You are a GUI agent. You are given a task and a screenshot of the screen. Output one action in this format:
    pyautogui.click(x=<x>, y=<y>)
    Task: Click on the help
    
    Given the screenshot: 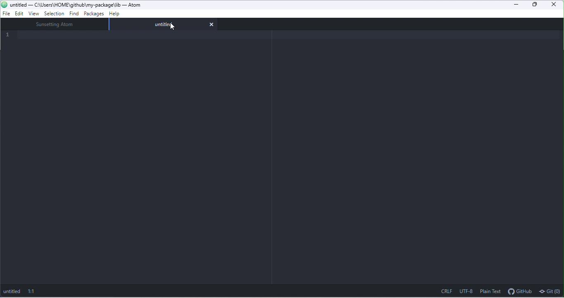 What is the action you would take?
    pyautogui.click(x=114, y=14)
    